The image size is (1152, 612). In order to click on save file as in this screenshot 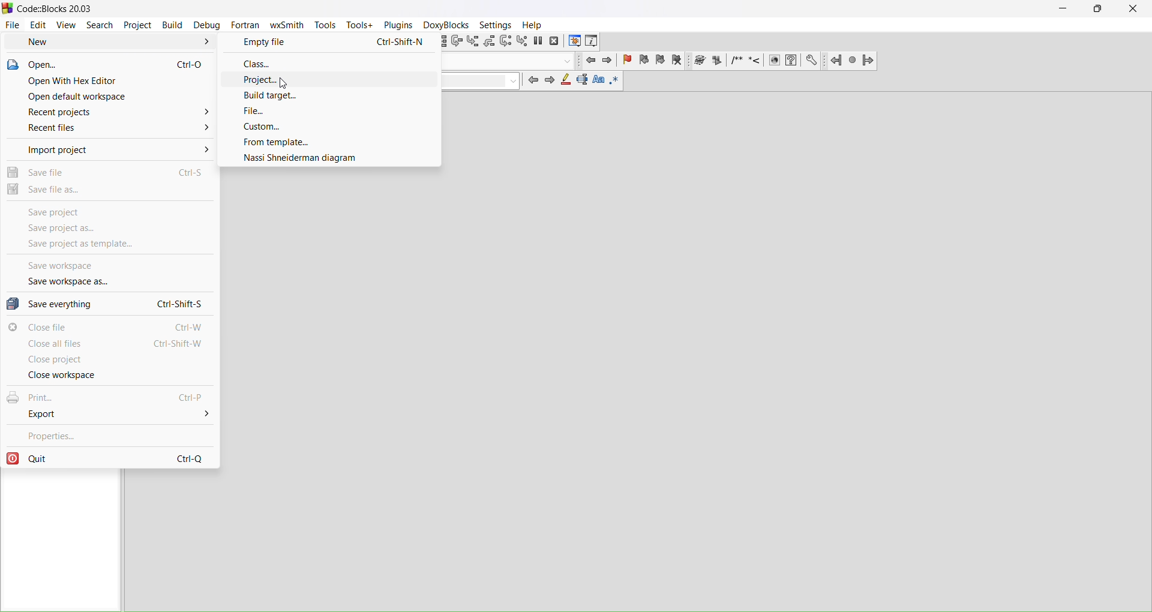, I will do `click(111, 190)`.